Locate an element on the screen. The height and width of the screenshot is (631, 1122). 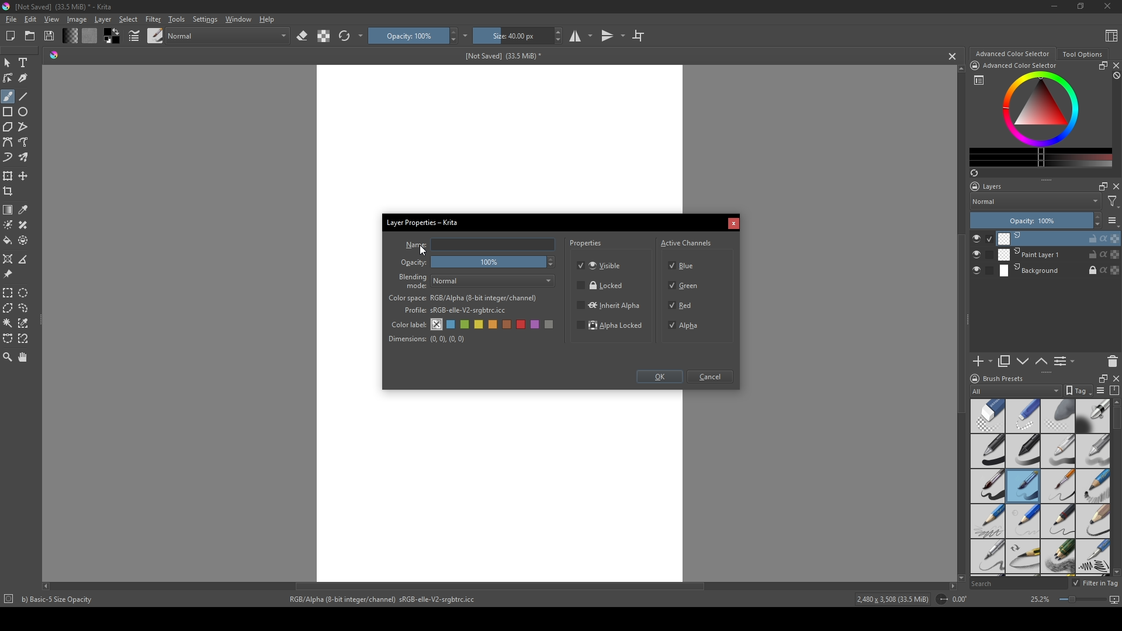
studio mode is located at coordinates (581, 36).